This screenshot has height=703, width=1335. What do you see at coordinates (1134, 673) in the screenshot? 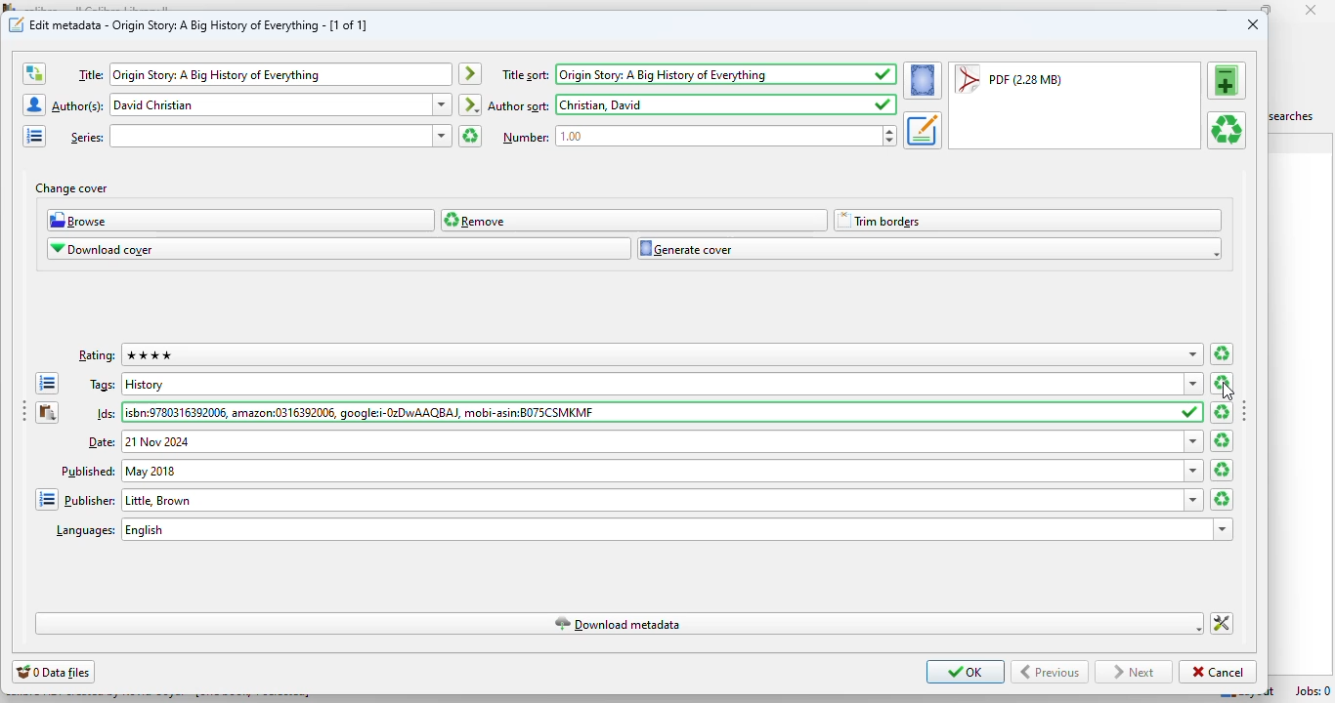
I see `next` at bounding box center [1134, 673].